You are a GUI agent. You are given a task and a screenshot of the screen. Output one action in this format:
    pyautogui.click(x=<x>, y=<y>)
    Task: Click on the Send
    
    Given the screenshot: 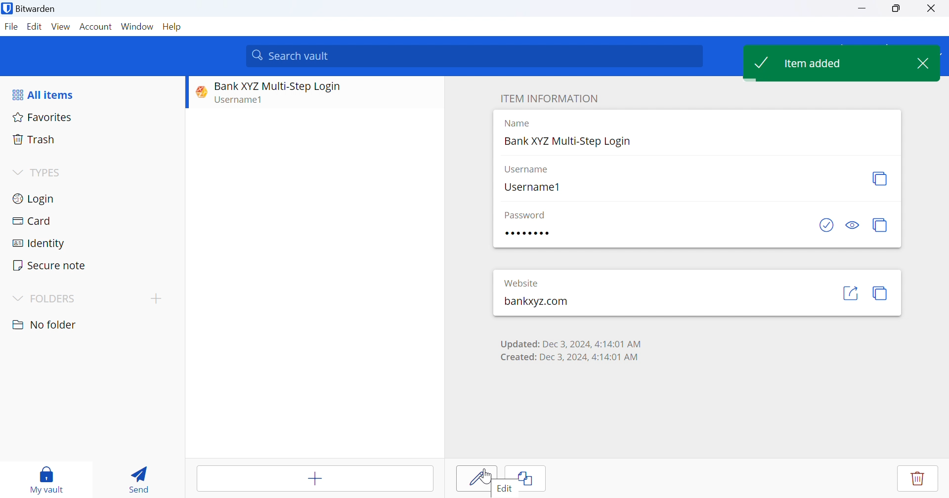 What is the action you would take?
    pyautogui.click(x=141, y=477)
    